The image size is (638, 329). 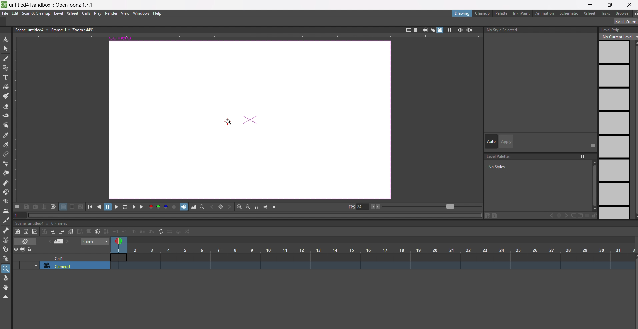 I want to click on windows, so click(x=142, y=14).